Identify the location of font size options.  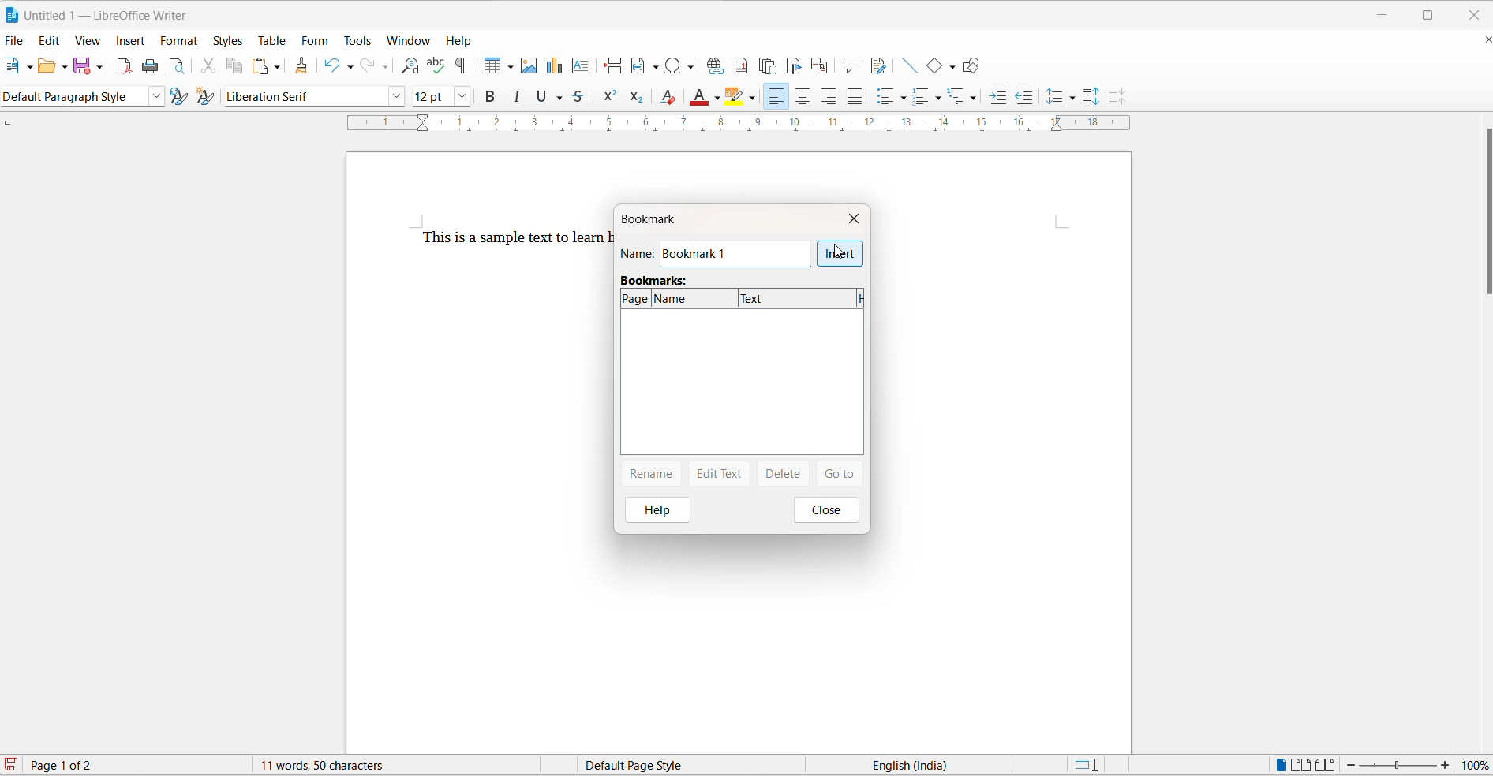
(461, 97).